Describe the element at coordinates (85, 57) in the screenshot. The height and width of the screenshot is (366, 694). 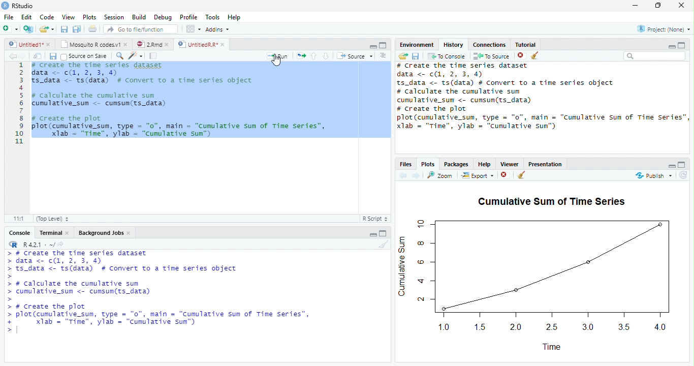
I see `Source on save` at that location.